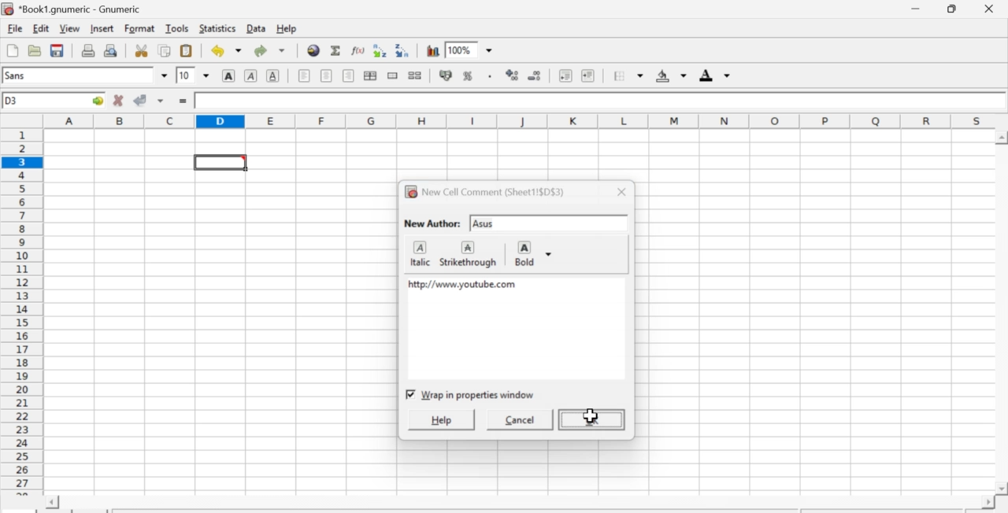 This screenshot has width=1008, height=513. I want to click on down, so click(163, 76).